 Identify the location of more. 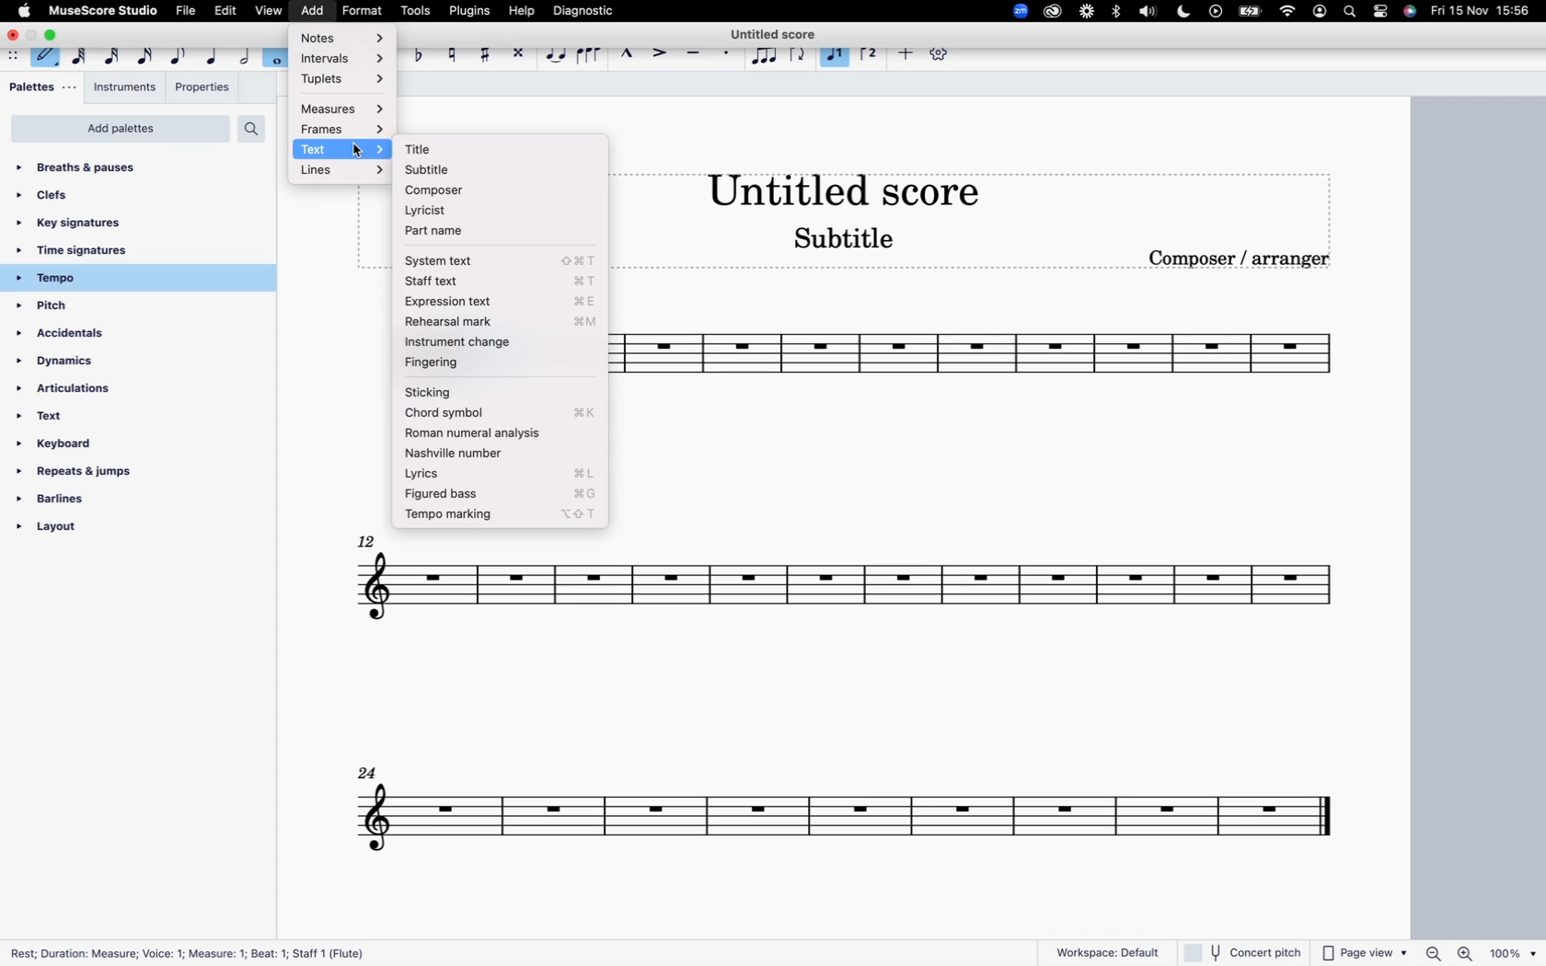
(904, 53).